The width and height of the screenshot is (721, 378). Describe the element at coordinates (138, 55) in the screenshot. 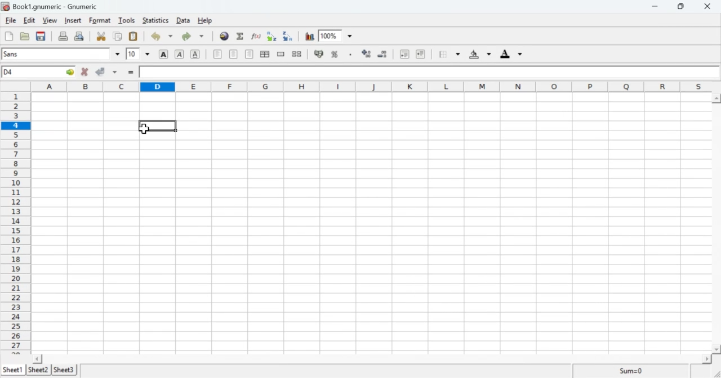

I see `Font size` at that location.